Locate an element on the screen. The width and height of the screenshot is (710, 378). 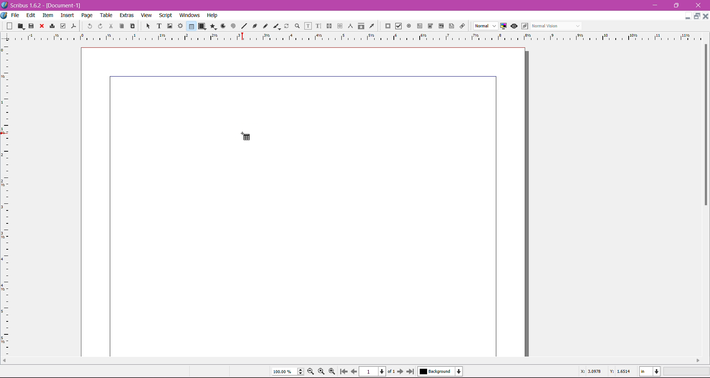
Toggle Color Management System is located at coordinates (503, 26).